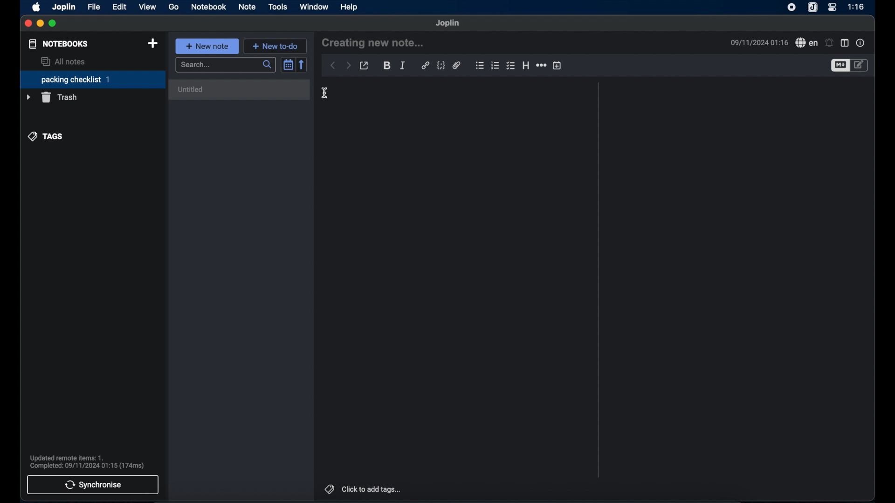 Image resolution: width=895 pixels, height=503 pixels. What do you see at coordinates (225, 65) in the screenshot?
I see `search bar` at bounding box center [225, 65].